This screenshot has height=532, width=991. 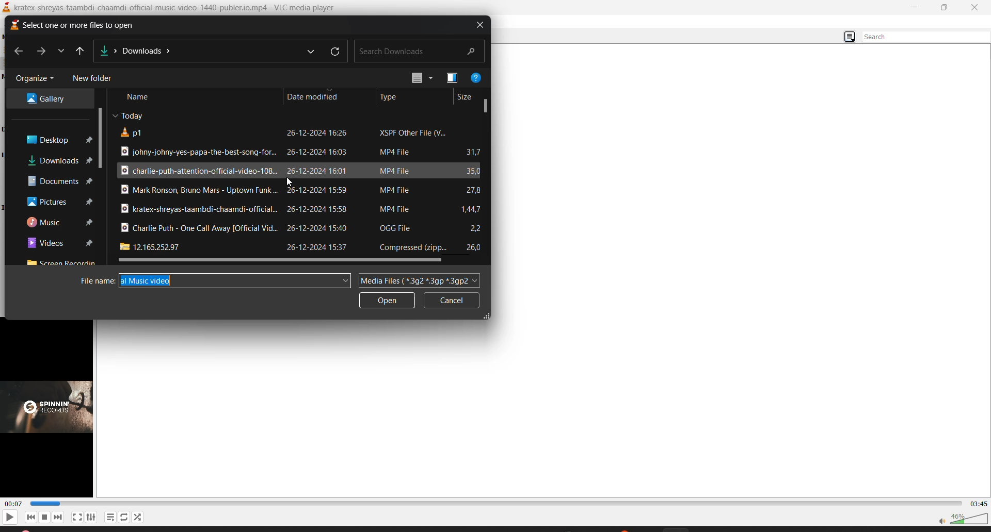 I want to click on file title, so click(x=175, y=246).